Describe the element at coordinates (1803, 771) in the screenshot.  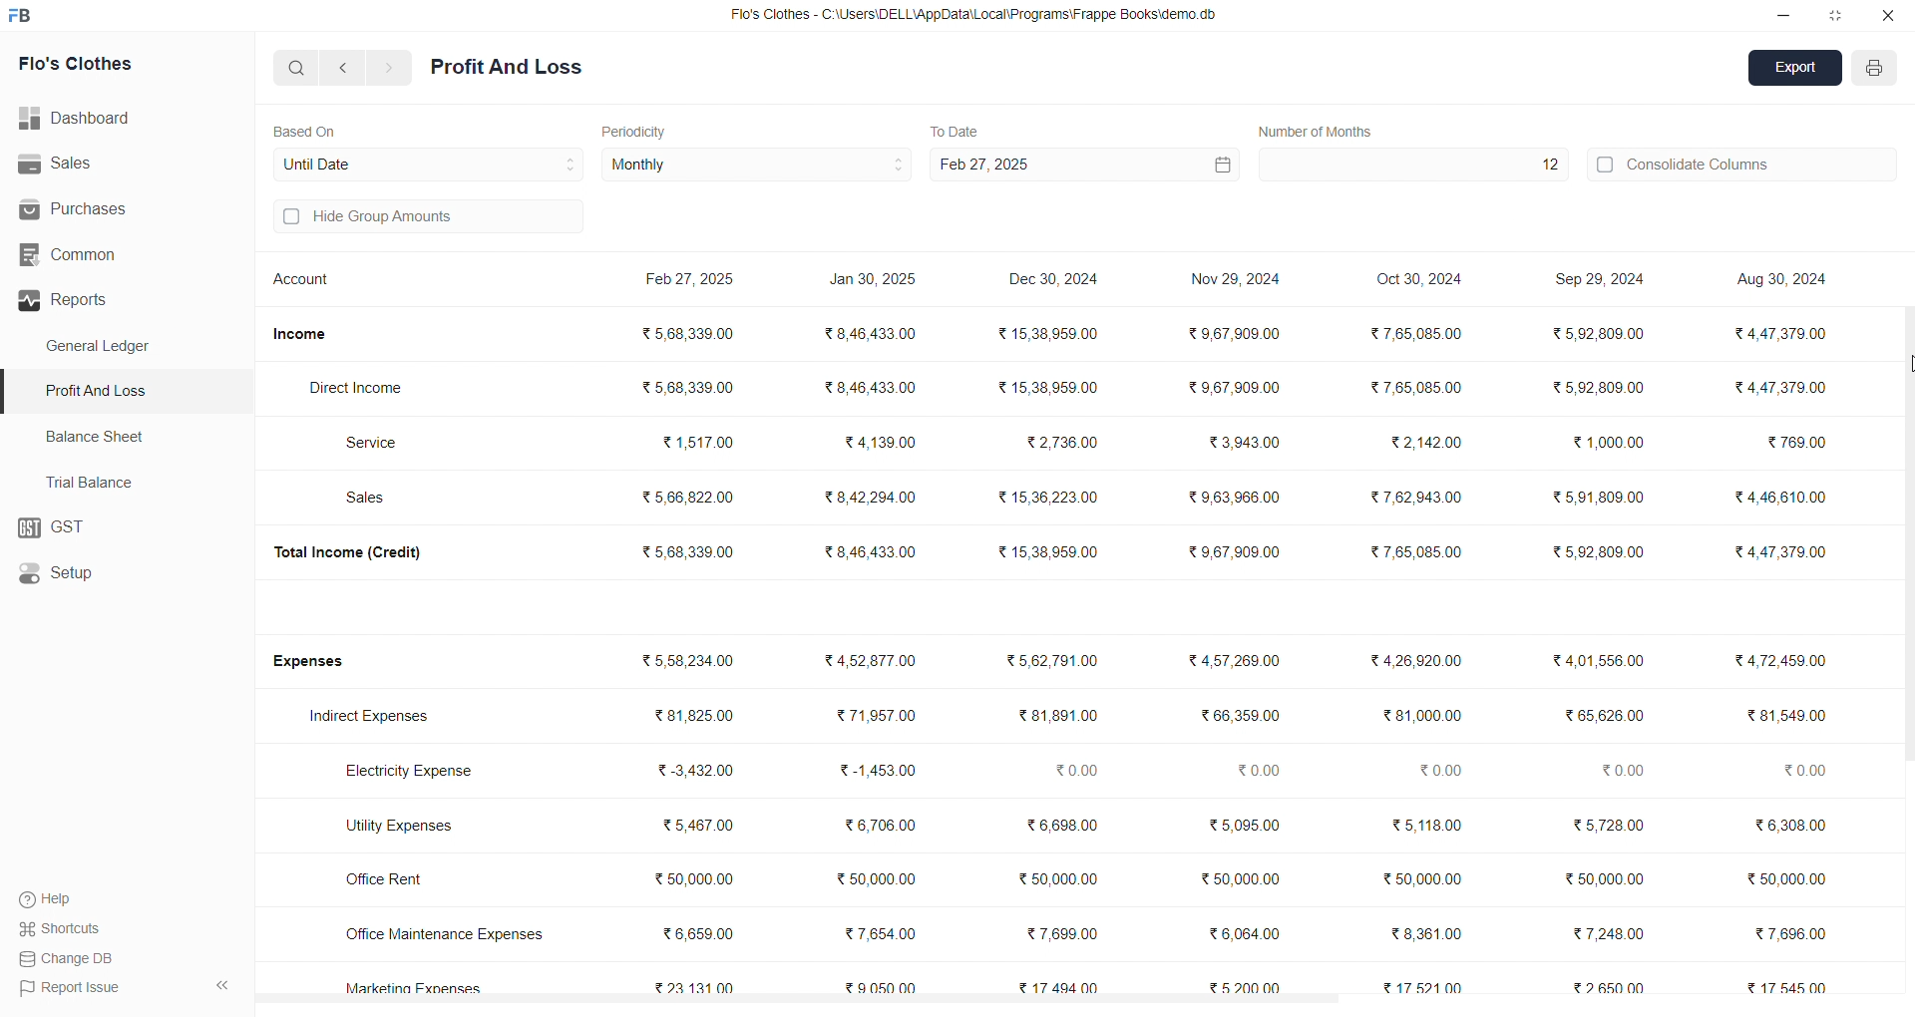
I see `20.00` at that location.